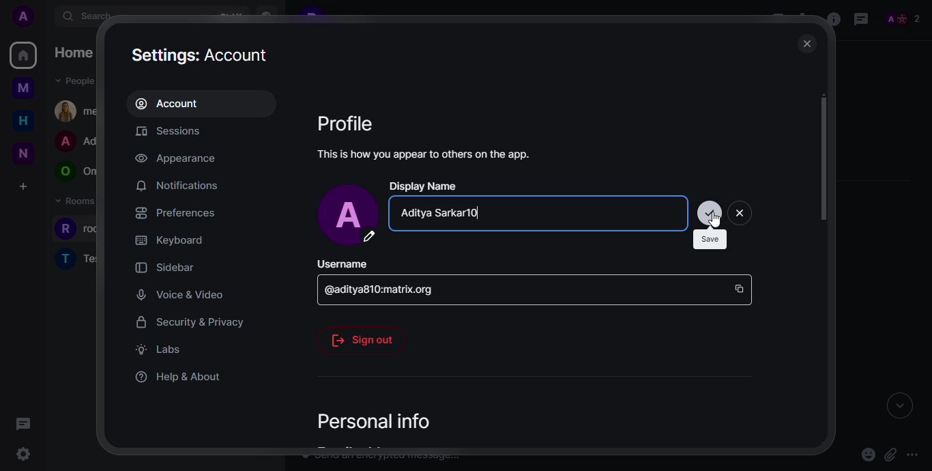  I want to click on , so click(718, 223).